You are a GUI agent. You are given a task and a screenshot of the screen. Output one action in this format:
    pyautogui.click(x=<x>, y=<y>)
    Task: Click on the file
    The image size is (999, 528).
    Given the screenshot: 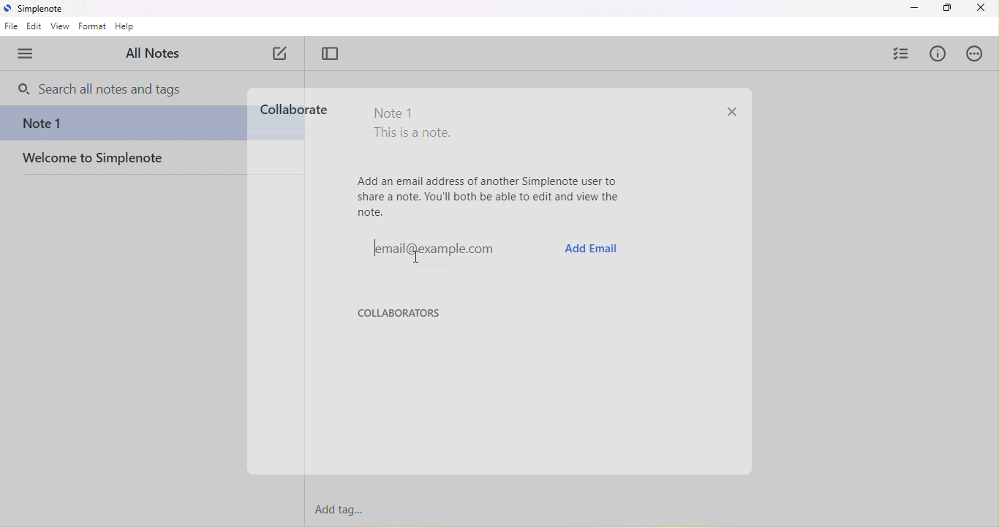 What is the action you would take?
    pyautogui.click(x=11, y=27)
    